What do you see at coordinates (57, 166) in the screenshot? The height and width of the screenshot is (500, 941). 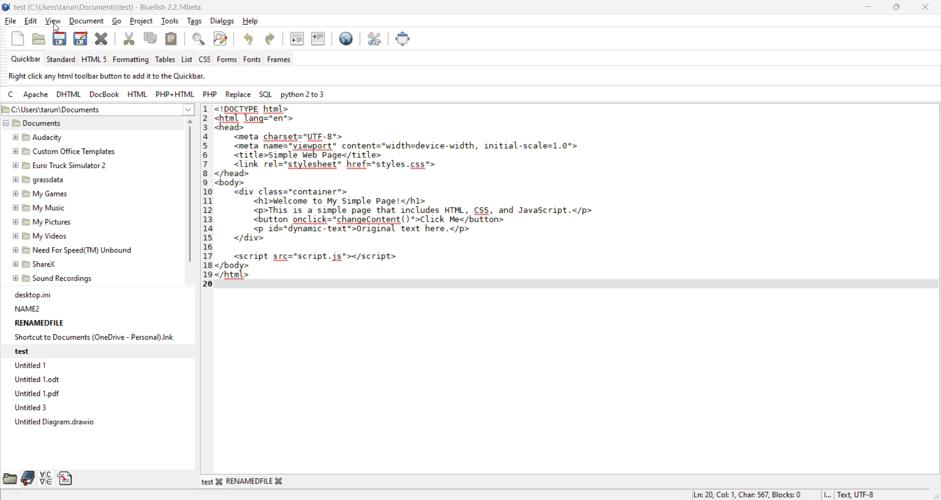 I see `[2 Euro Truck Simulator 2` at bounding box center [57, 166].